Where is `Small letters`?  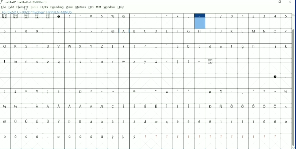 Small letters is located at coordinates (80, 62).